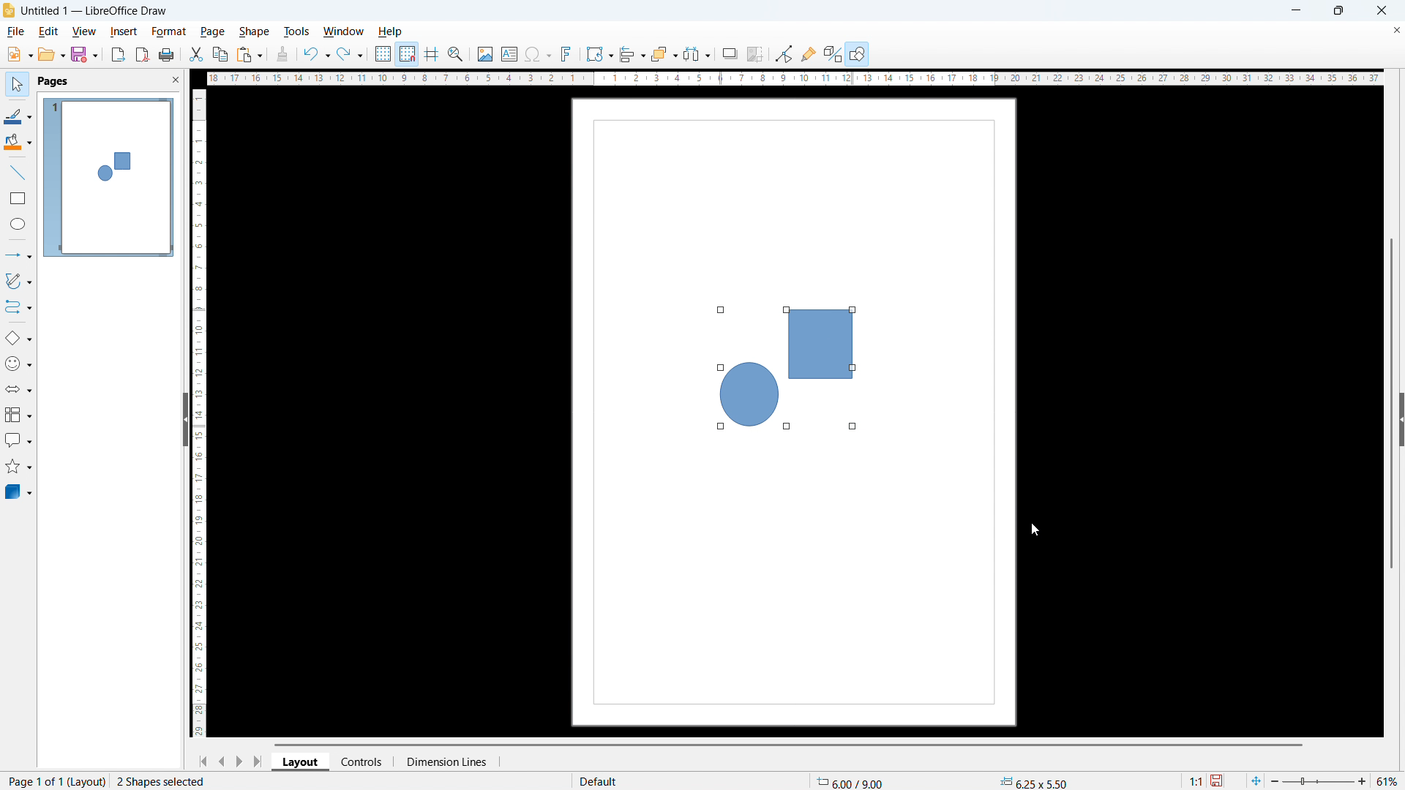  What do you see at coordinates (198, 413) in the screenshot?
I see `vertical ruler` at bounding box center [198, 413].